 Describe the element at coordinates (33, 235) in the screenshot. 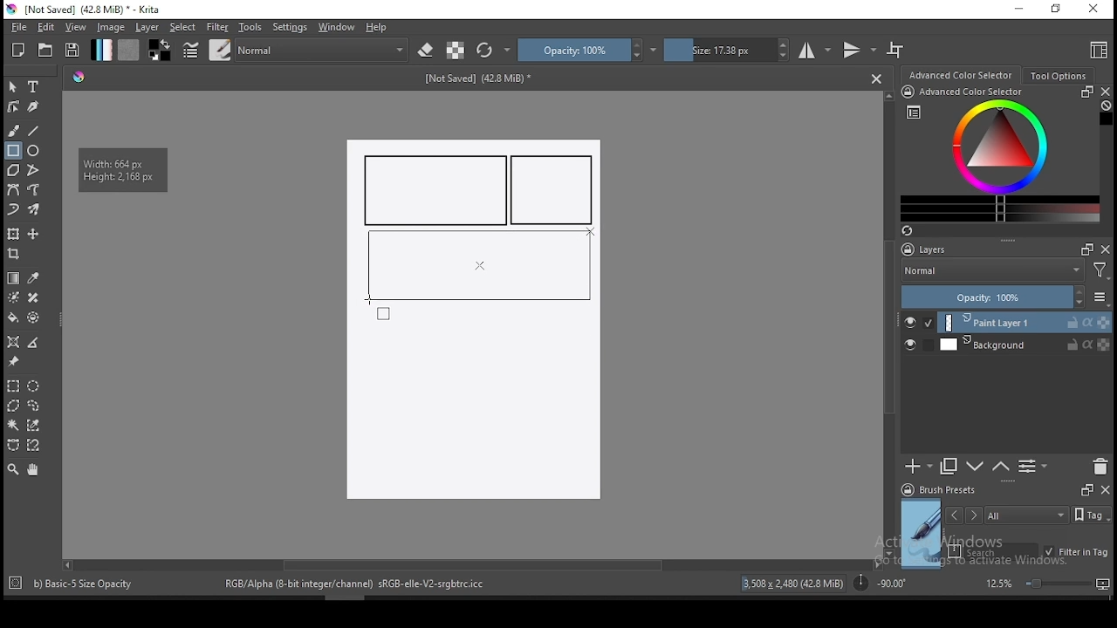

I see `move a layer` at that location.